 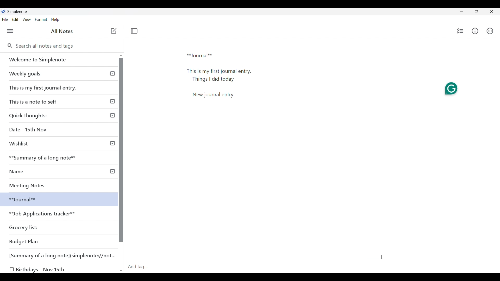 I want to click on Quick slide to bottom, so click(x=121, y=271).